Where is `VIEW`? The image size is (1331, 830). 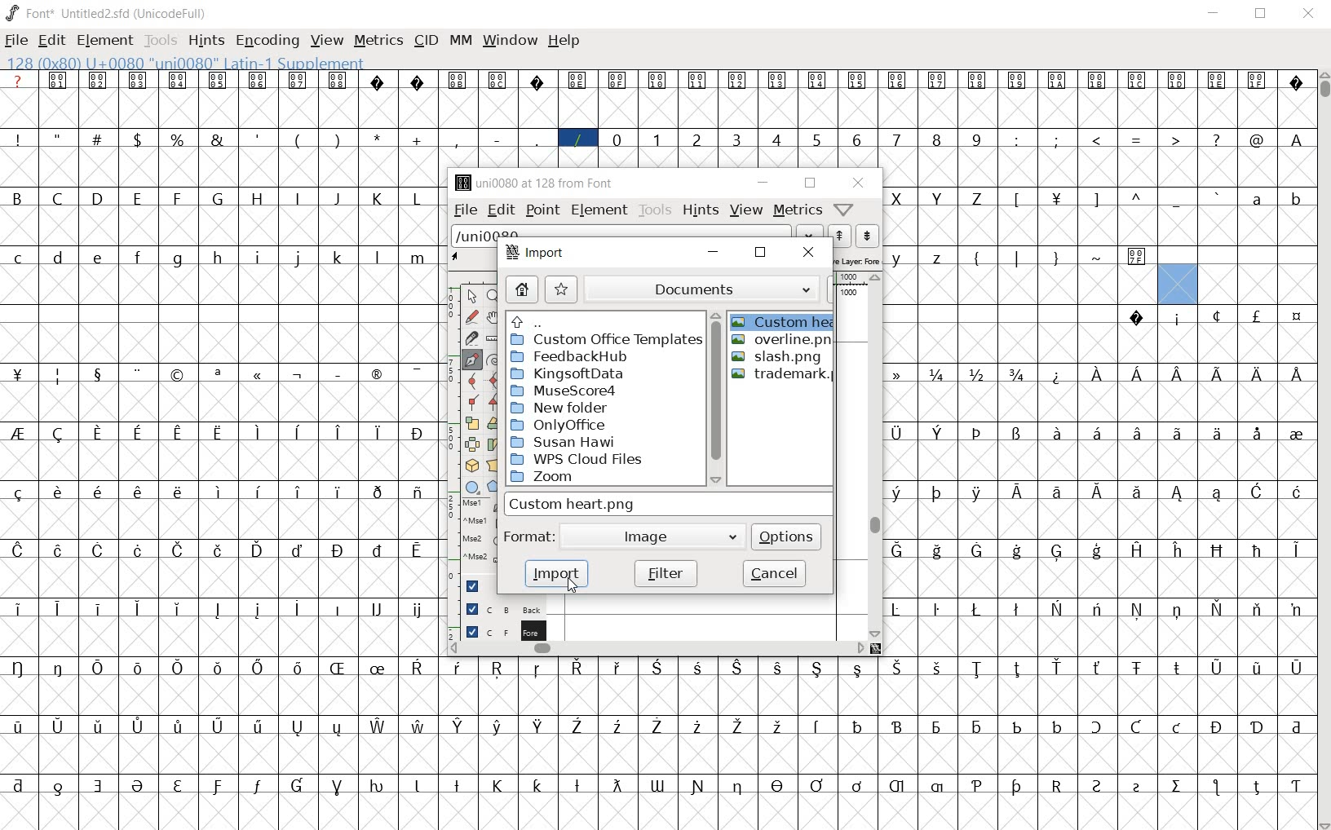 VIEW is located at coordinates (327, 38).